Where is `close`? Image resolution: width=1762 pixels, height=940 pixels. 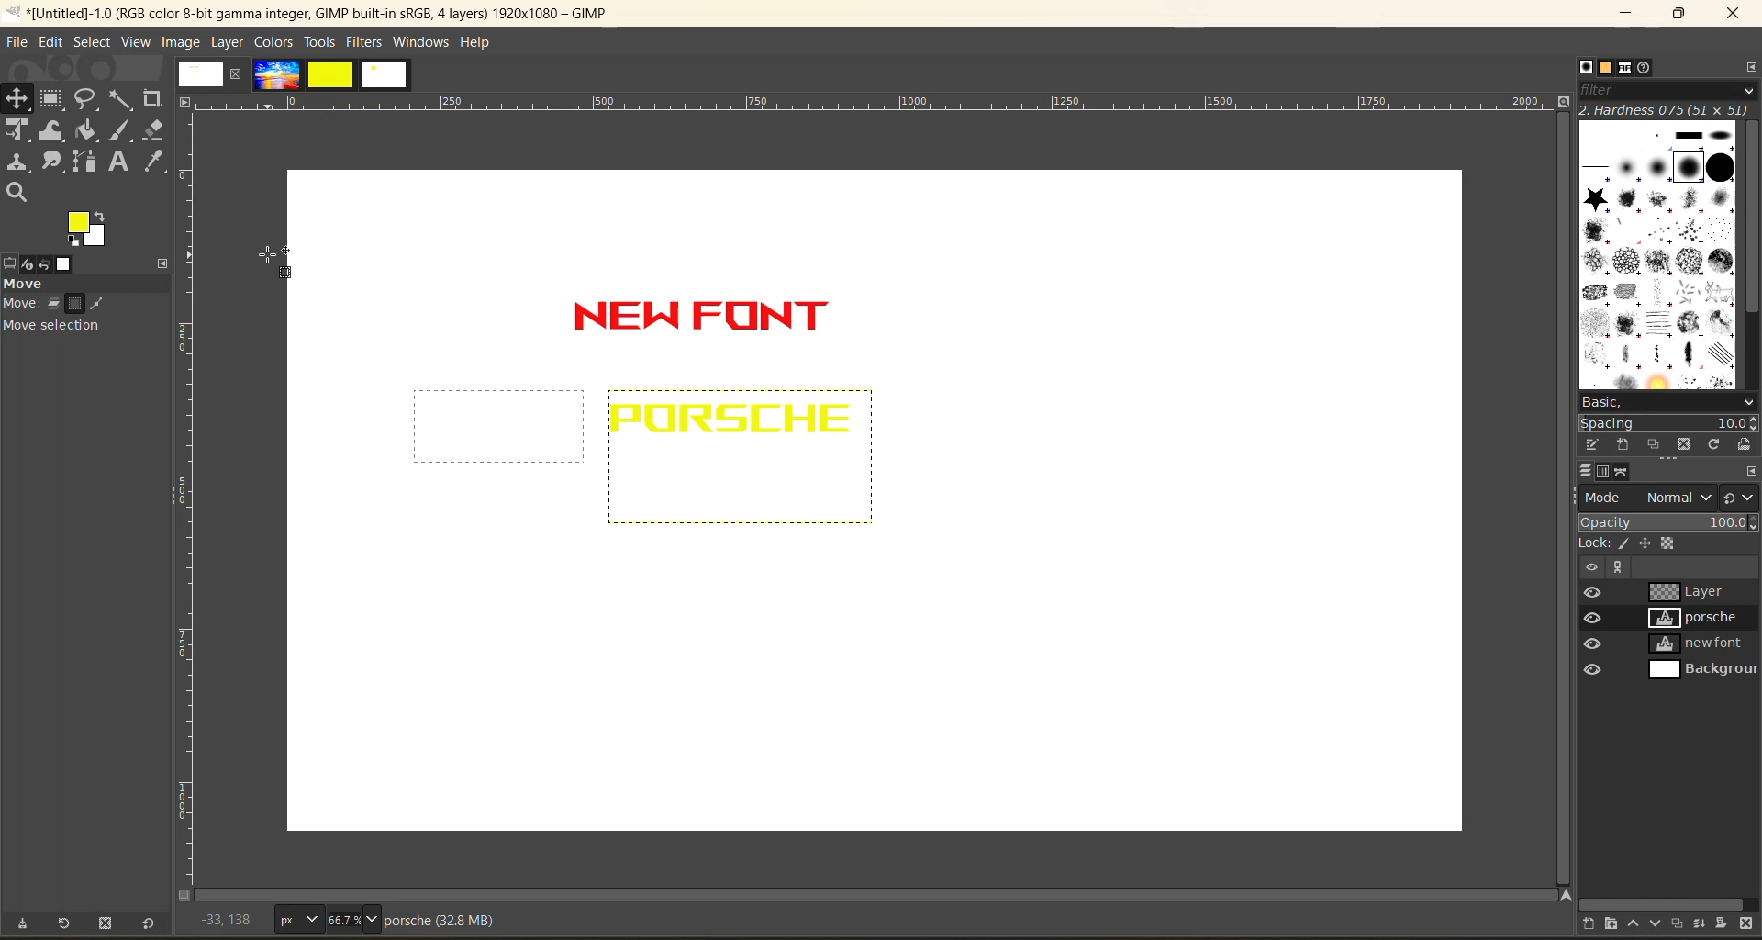
close is located at coordinates (235, 73).